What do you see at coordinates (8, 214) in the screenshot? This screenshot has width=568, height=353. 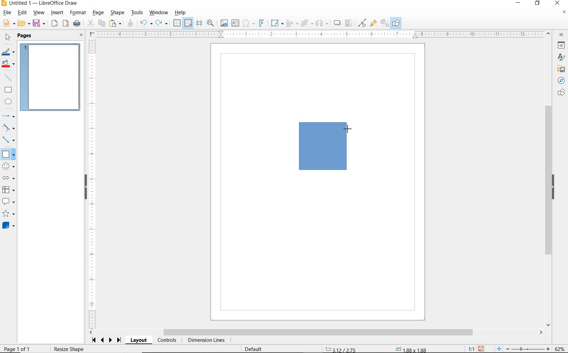 I see `STARS AND BANNERS` at bounding box center [8, 214].